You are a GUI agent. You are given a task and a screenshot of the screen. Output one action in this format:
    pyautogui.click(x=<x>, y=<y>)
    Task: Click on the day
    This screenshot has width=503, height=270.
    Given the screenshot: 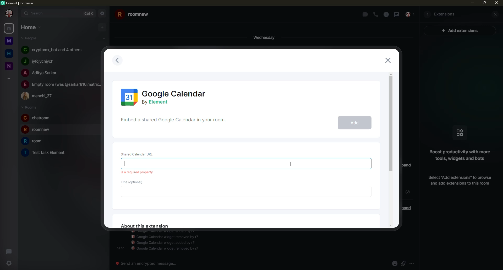 What is the action you would take?
    pyautogui.click(x=262, y=37)
    